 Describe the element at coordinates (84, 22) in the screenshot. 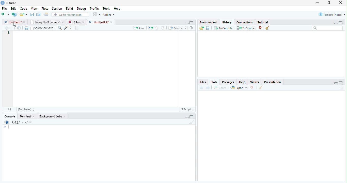

I see `close` at that location.